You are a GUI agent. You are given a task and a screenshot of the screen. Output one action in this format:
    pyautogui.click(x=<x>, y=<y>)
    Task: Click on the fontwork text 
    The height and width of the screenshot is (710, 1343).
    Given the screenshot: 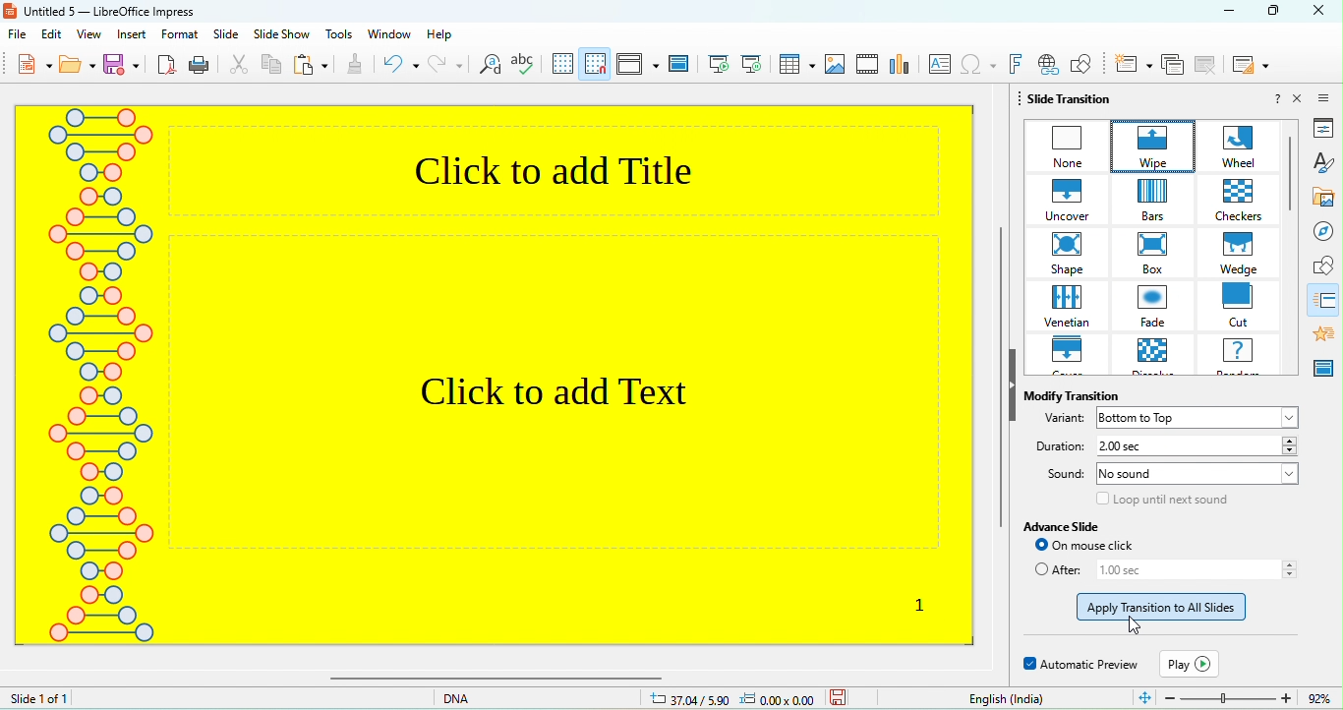 What is the action you would take?
    pyautogui.click(x=1017, y=66)
    